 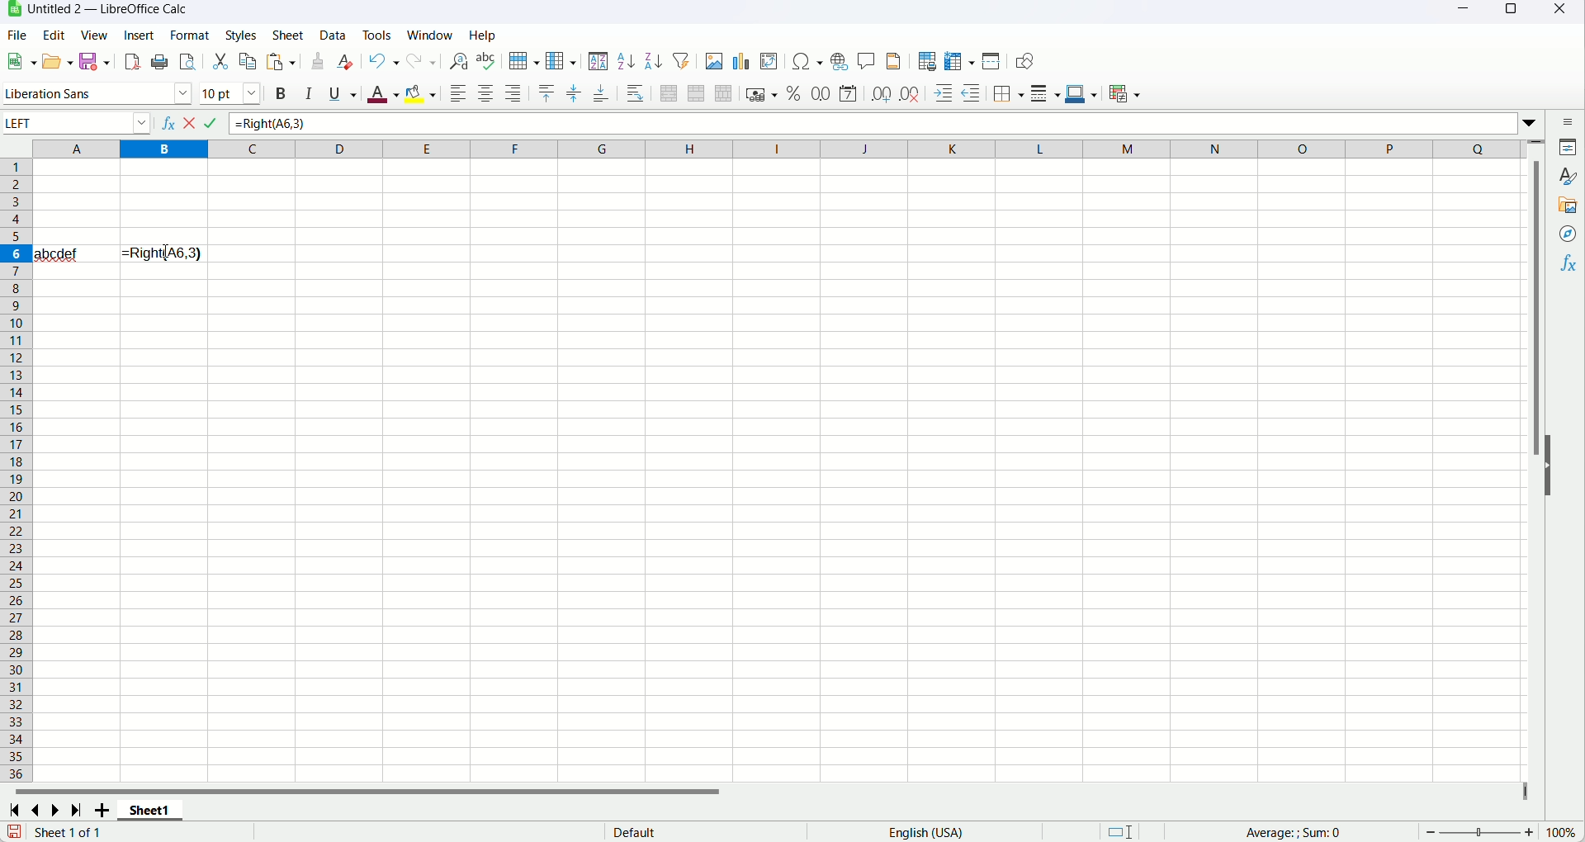 I want to click on bold, so click(x=281, y=92).